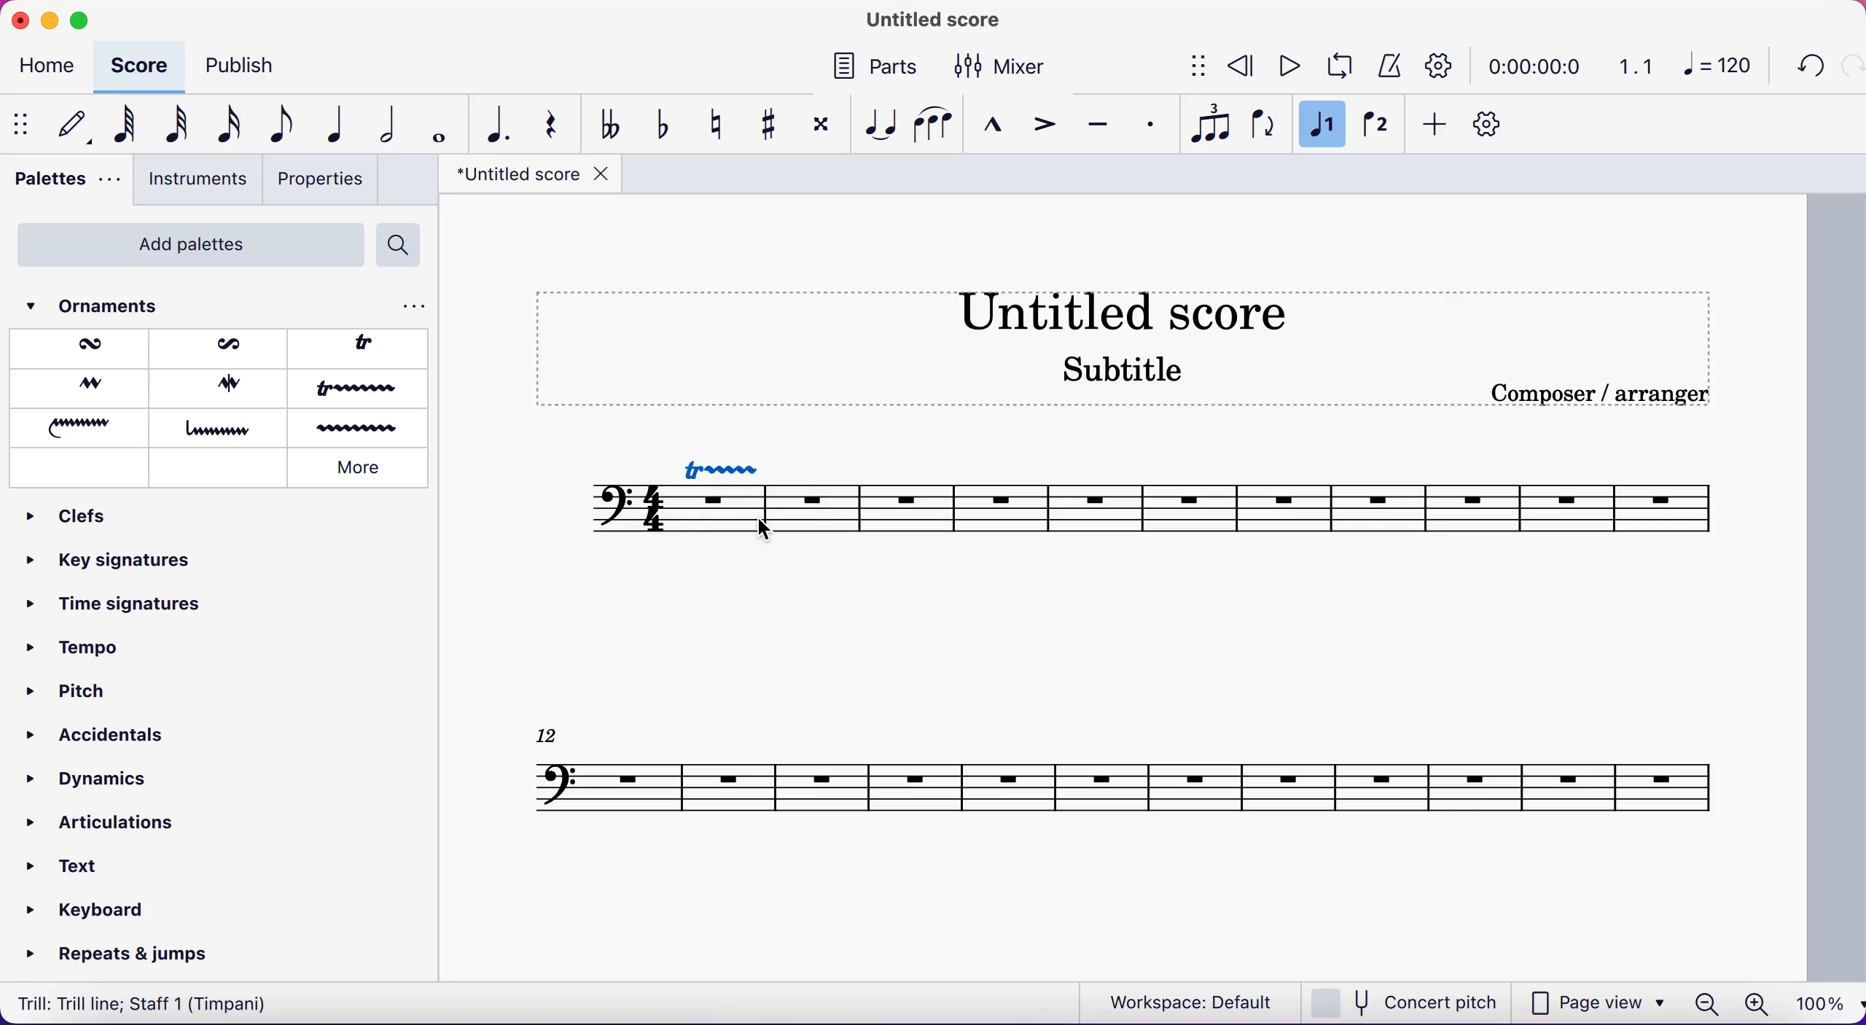 This screenshot has height=1025, width=1866. What do you see at coordinates (407, 305) in the screenshot?
I see `more options` at bounding box center [407, 305].